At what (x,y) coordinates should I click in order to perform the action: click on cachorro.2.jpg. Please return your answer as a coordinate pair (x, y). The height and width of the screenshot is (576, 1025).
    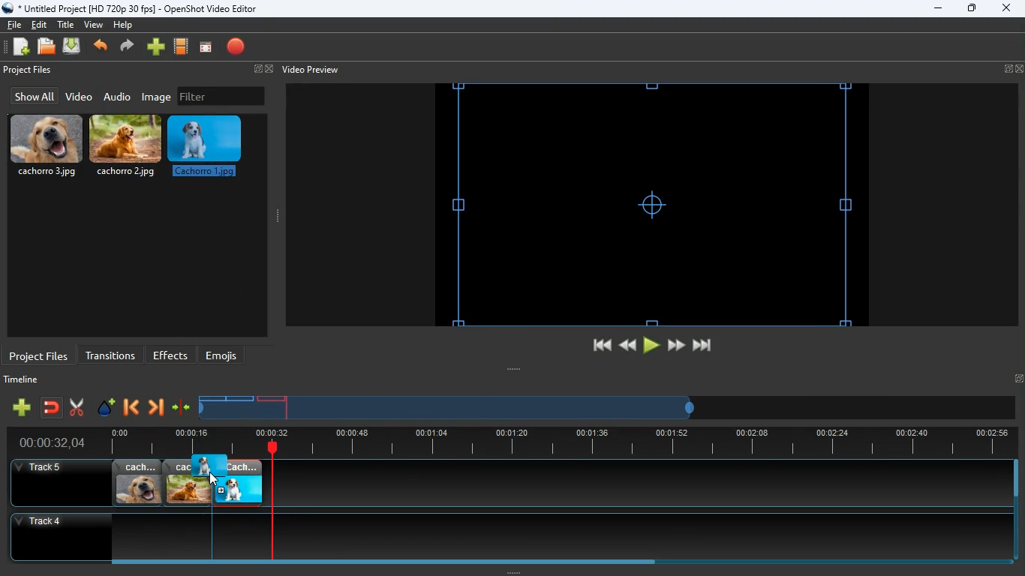
    Looking at the image, I should click on (188, 483).